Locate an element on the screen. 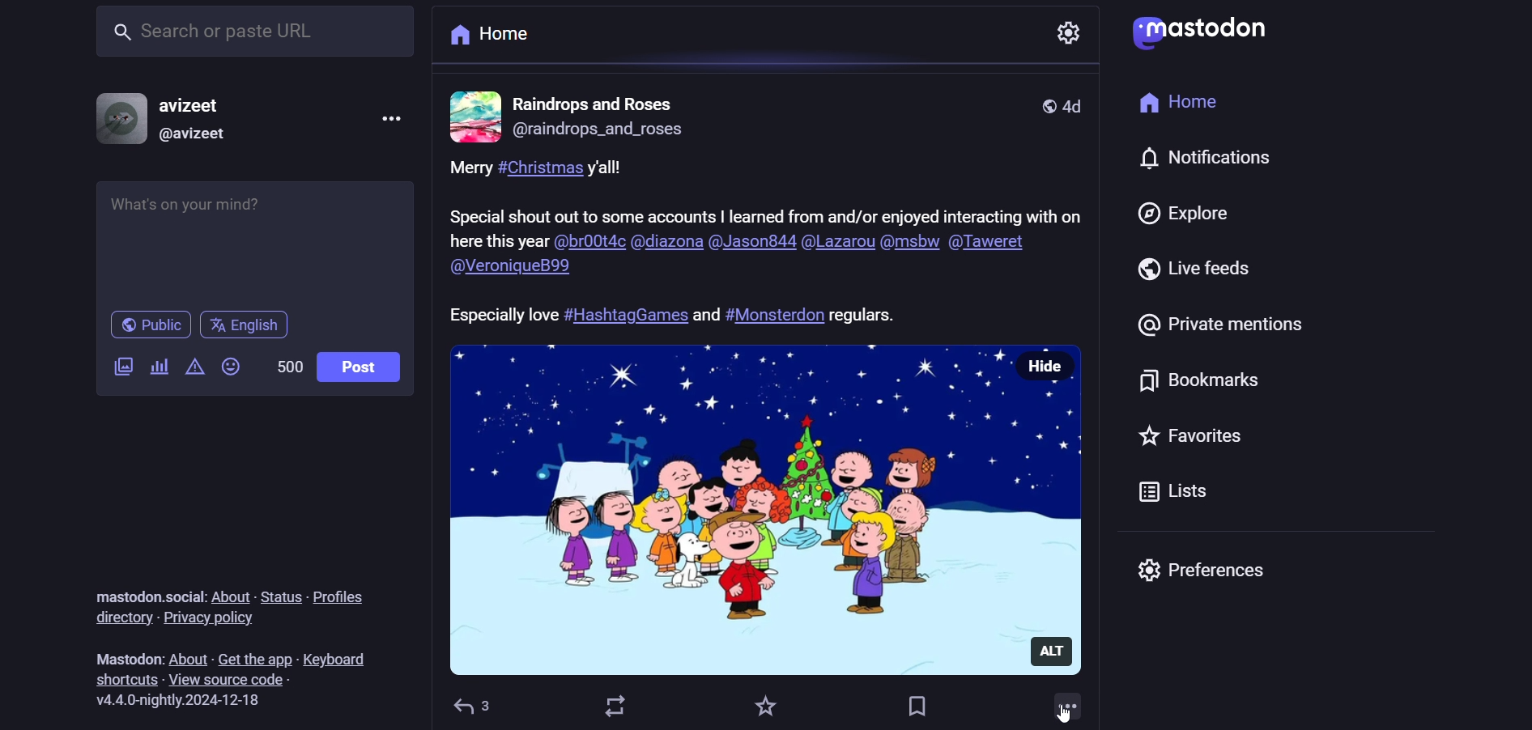  about is located at coordinates (185, 652).